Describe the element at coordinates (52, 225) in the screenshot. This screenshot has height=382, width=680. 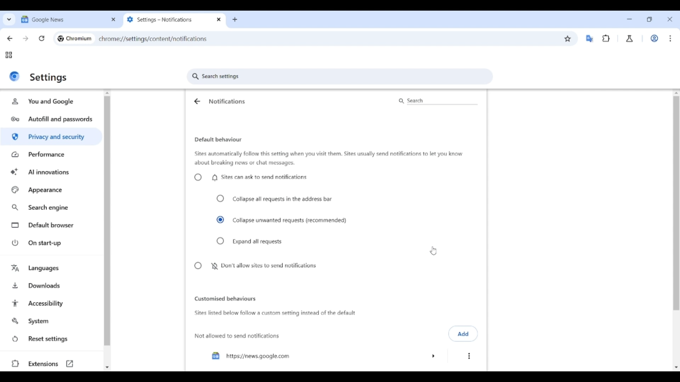
I see `Default browser` at that location.